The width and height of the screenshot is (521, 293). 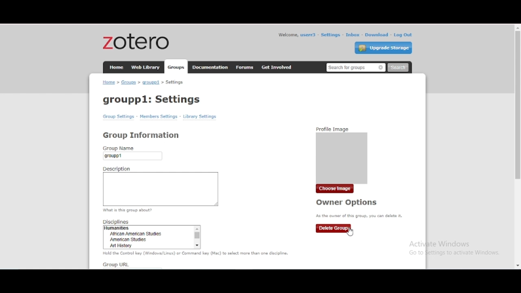 What do you see at coordinates (377, 35) in the screenshot?
I see `download` at bounding box center [377, 35].